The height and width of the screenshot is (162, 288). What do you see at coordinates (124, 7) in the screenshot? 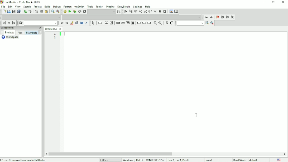
I see `DoxyBlocks` at bounding box center [124, 7].